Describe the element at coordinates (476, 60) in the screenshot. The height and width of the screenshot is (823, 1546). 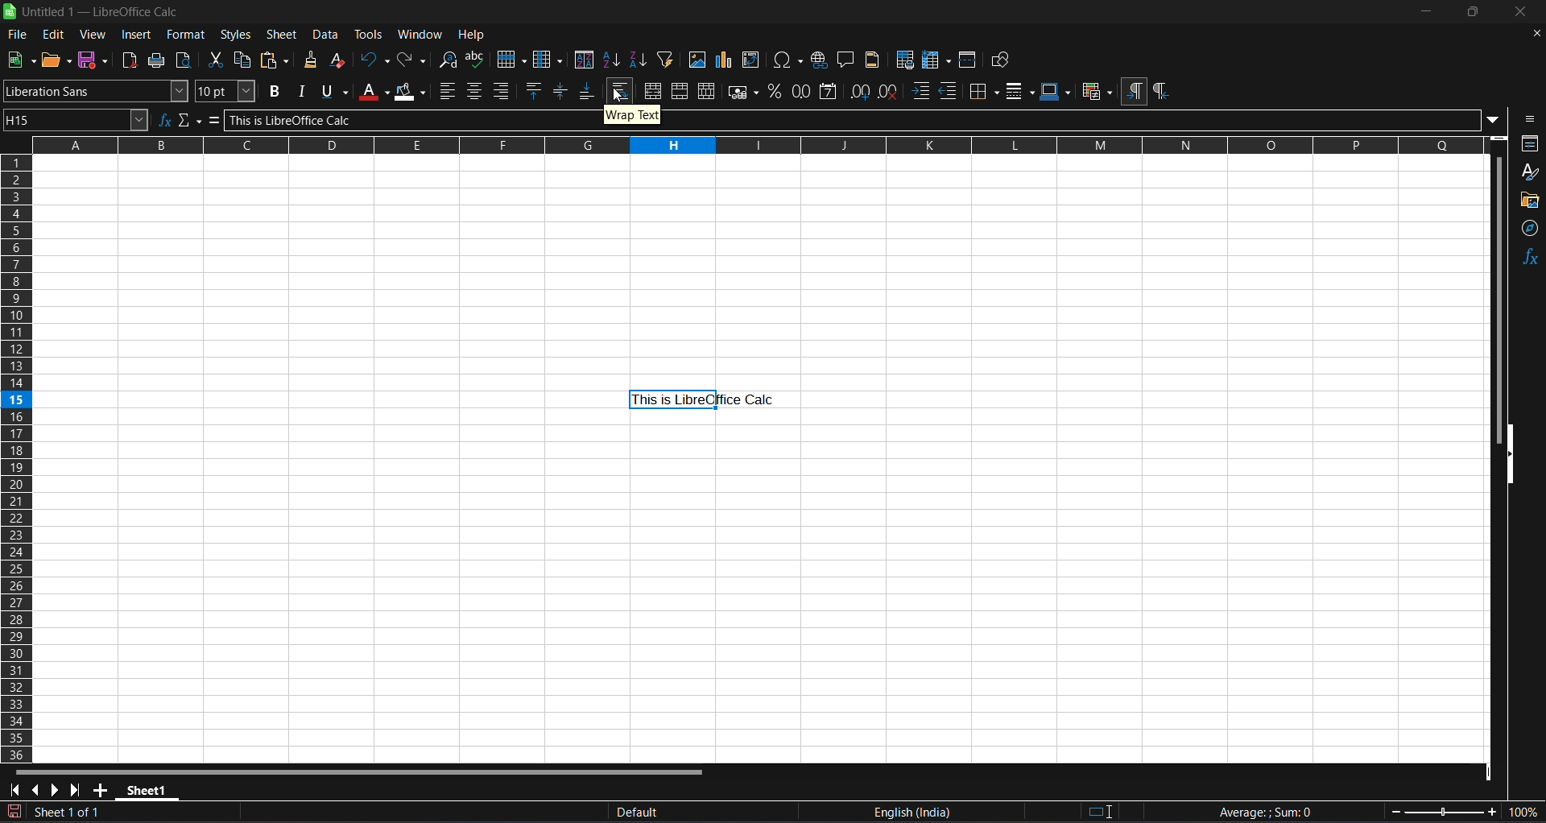
I see `spelling` at that location.